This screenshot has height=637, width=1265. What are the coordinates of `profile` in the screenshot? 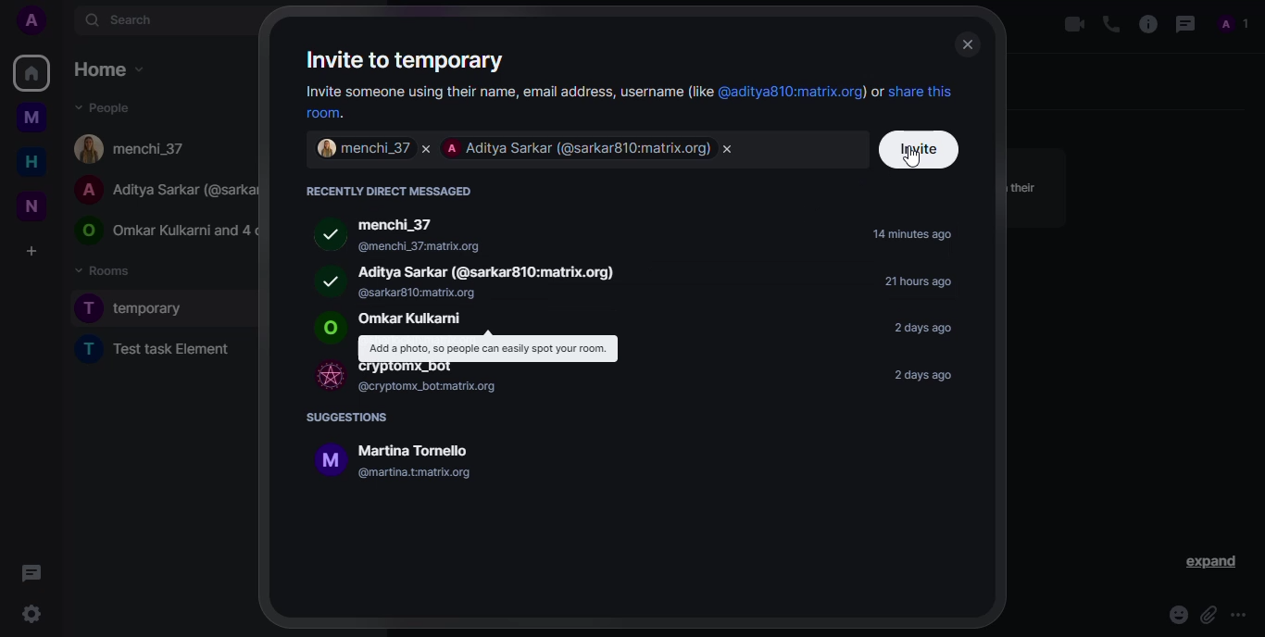 It's located at (31, 19).